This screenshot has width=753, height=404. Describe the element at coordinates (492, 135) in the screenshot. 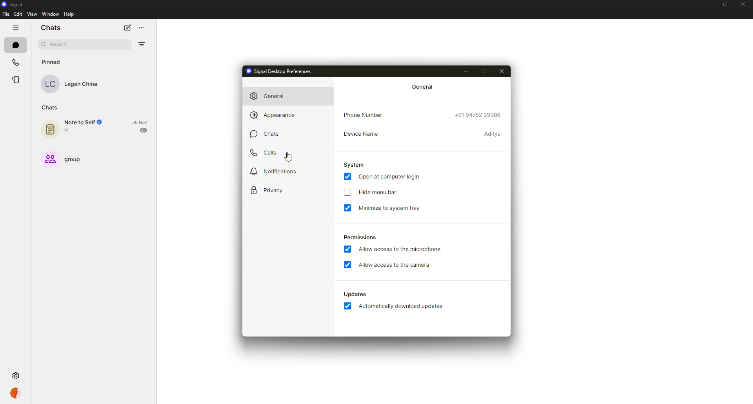

I see `Aditya` at that location.